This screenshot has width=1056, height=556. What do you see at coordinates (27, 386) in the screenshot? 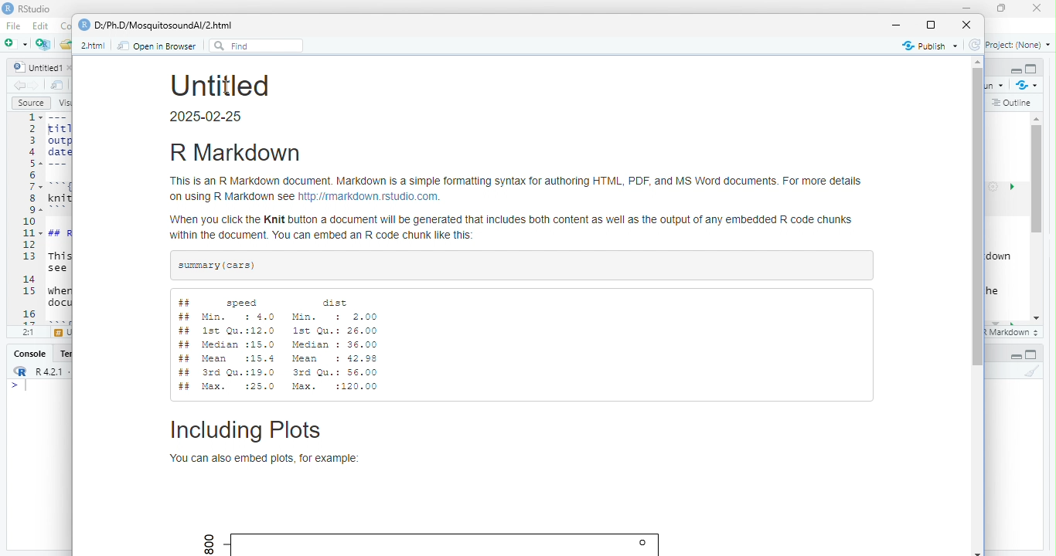
I see `typing indicator` at bounding box center [27, 386].